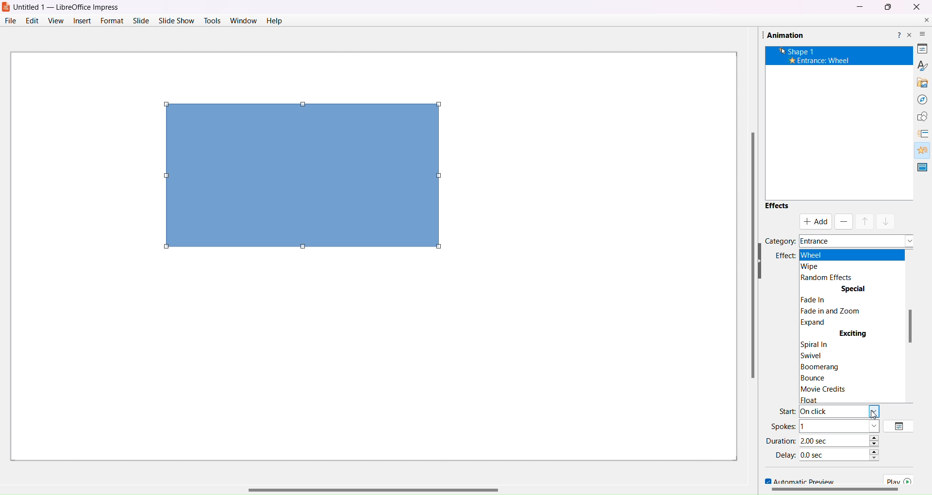 This screenshot has width=932, height=495. What do you see at coordinates (886, 220) in the screenshot?
I see `move down` at bounding box center [886, 220].